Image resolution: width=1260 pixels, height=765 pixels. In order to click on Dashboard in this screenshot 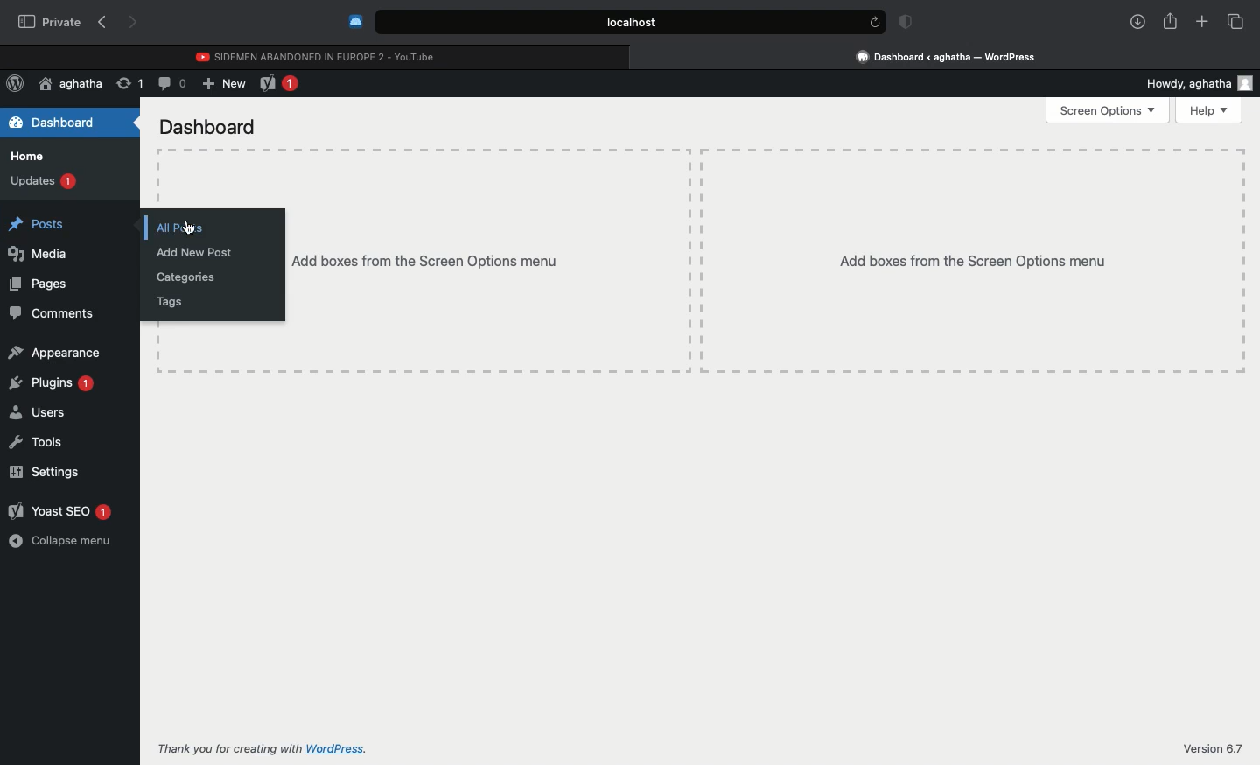, I will do `click(54, 123)`.